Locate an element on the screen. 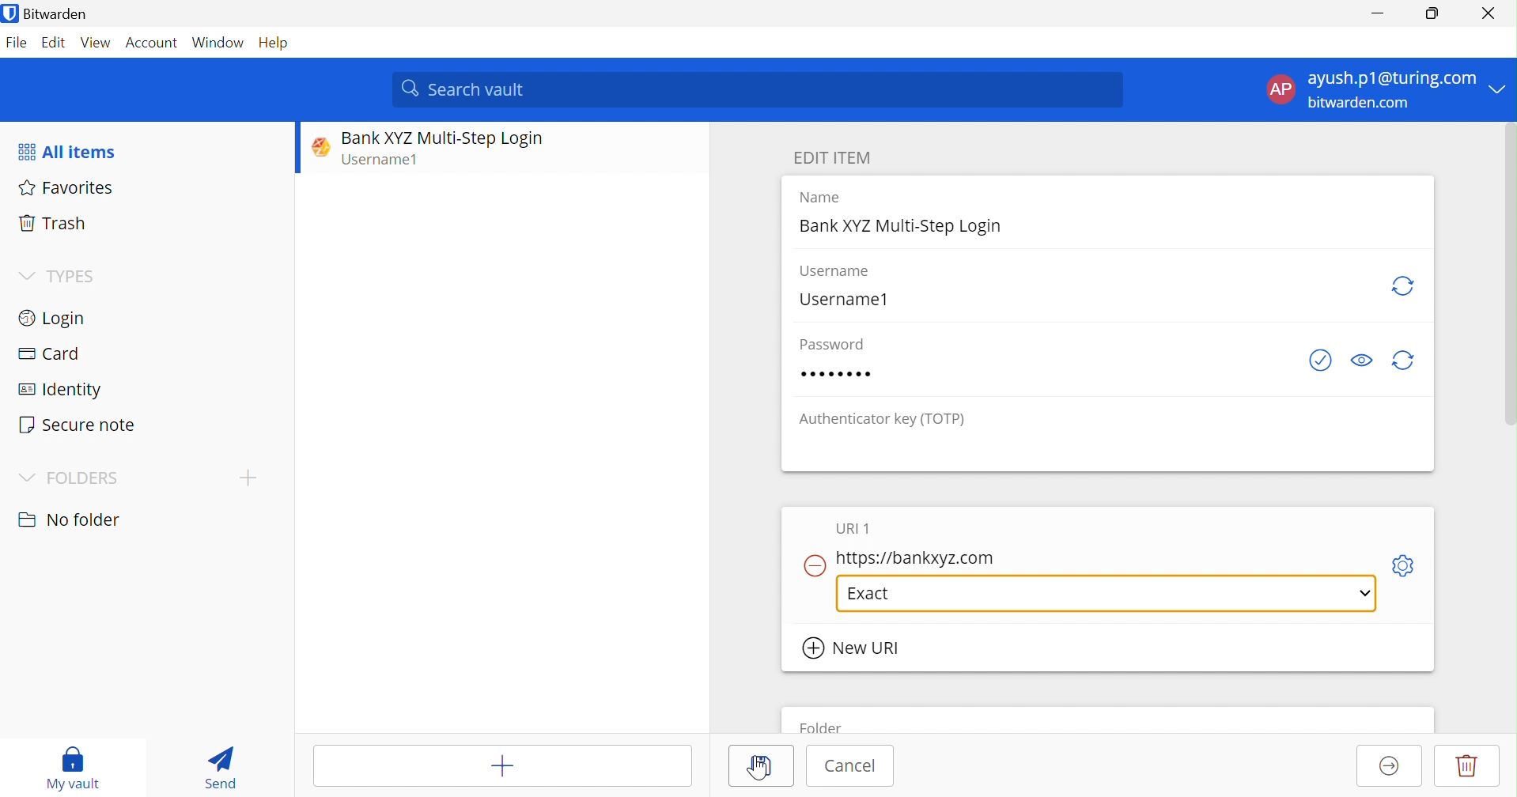 The height and width of the screenshot is (797, 1517). Restore Down is located at coordinates (1433, 11).